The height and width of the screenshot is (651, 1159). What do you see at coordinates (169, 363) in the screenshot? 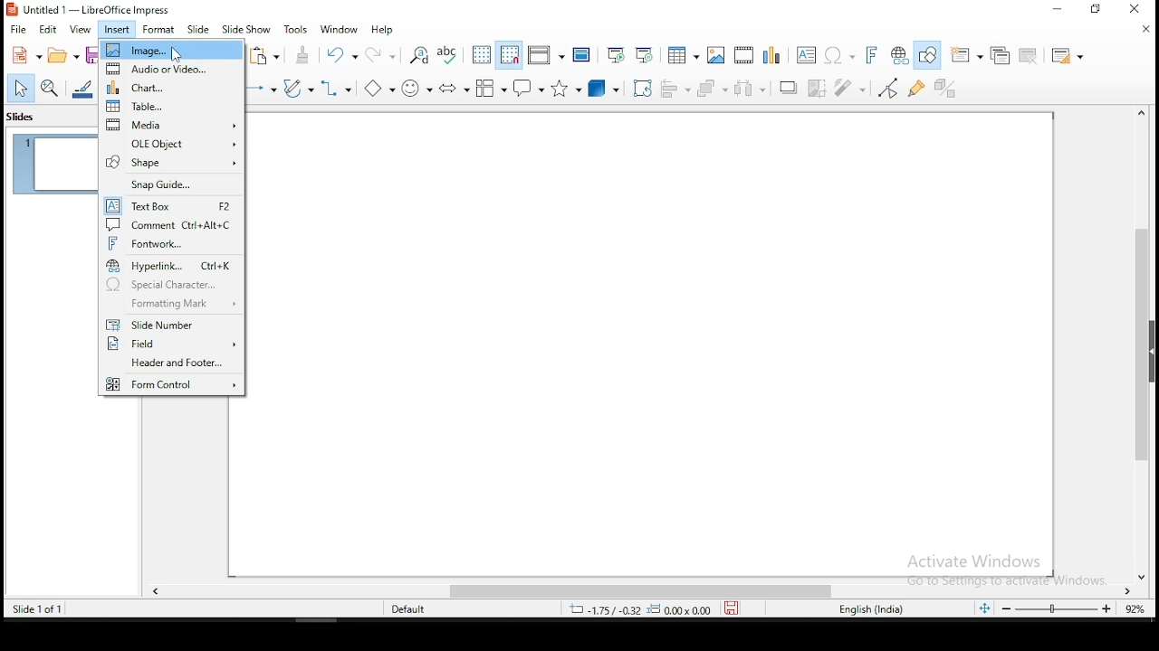
I see `header and footer` at bounding box center [169, 363].